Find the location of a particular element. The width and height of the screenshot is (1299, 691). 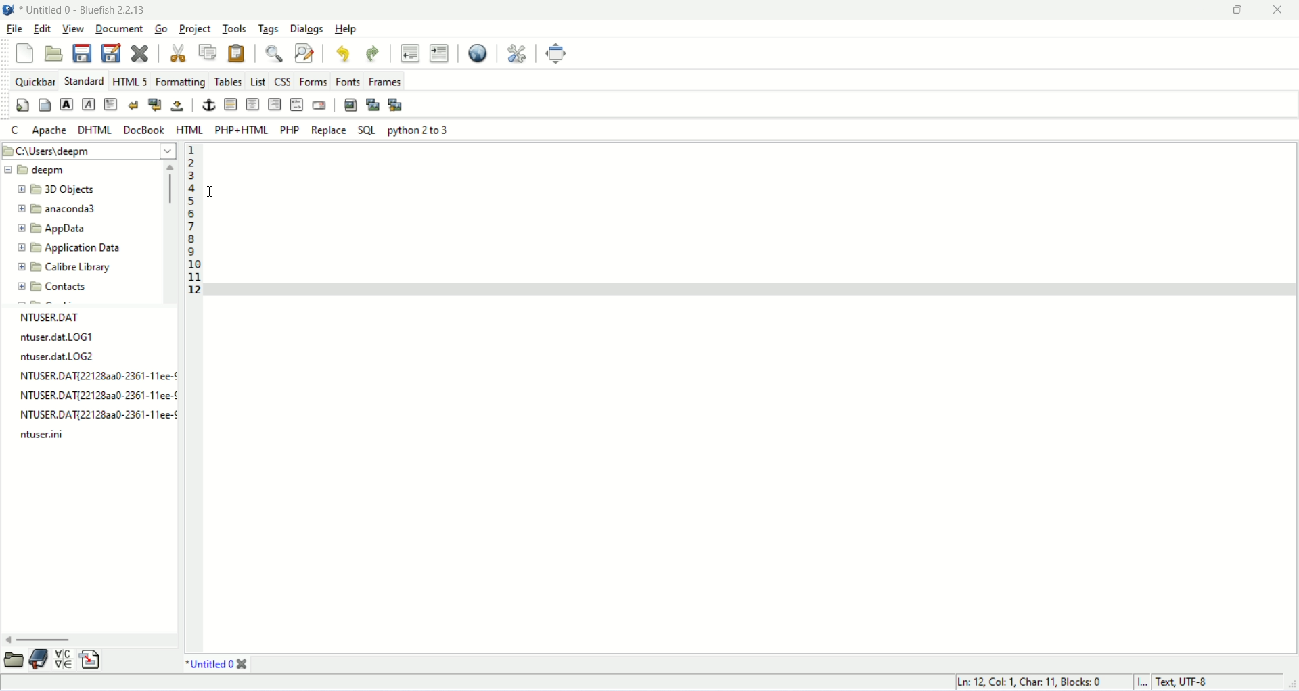

unindent is located at coordinates (410, 55).